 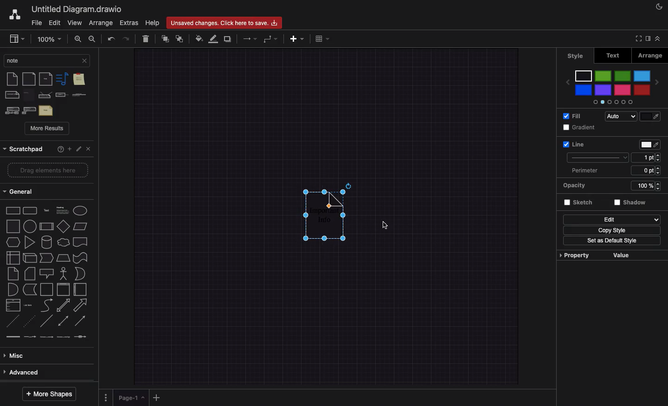 What do you see at coordinates (106, 398) in the screenshot?
I see `Options` at bounding box center [106, 398].